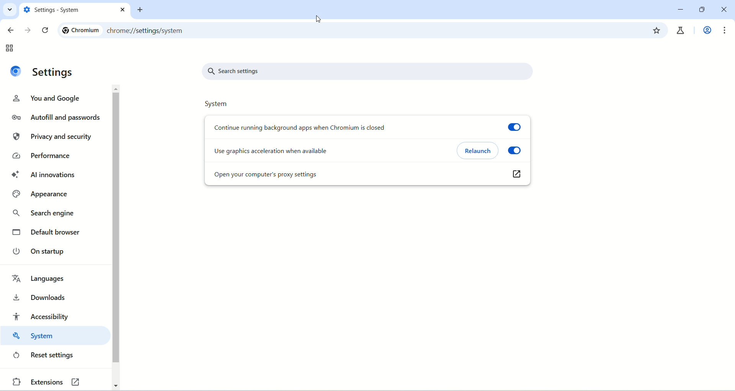 Image resolution: width=735 pixels, height=391 pixels. What do you see at coordinates (217, 105) in the screenshot?
I see `system` at bounding box center [217, 105].